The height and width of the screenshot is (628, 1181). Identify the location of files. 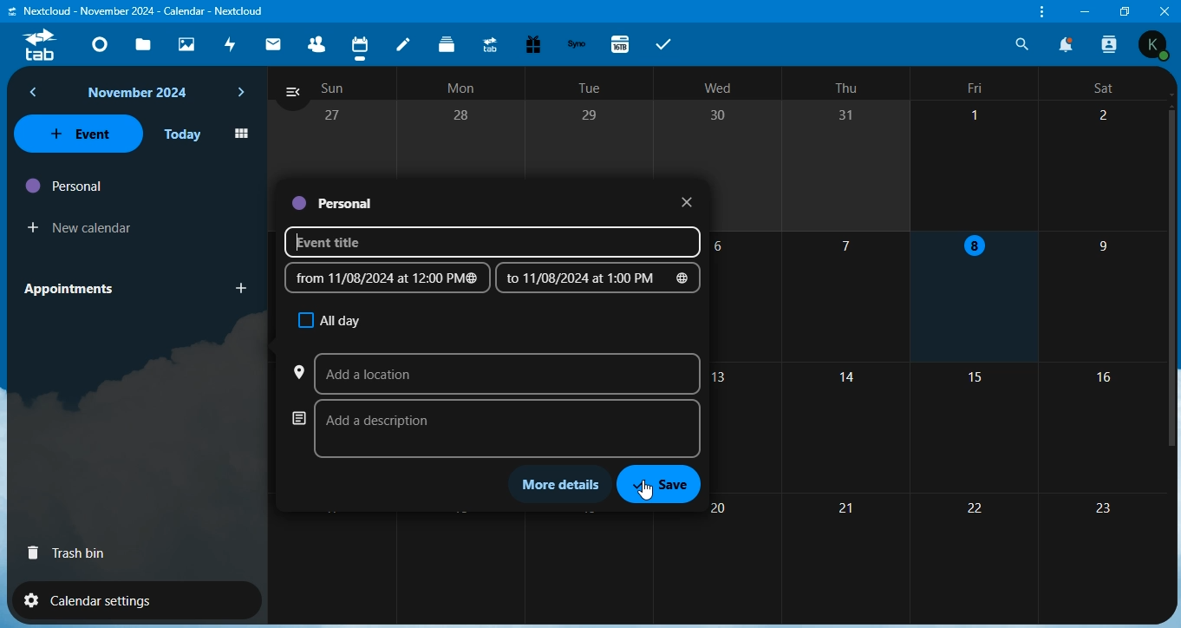
(145, 44).